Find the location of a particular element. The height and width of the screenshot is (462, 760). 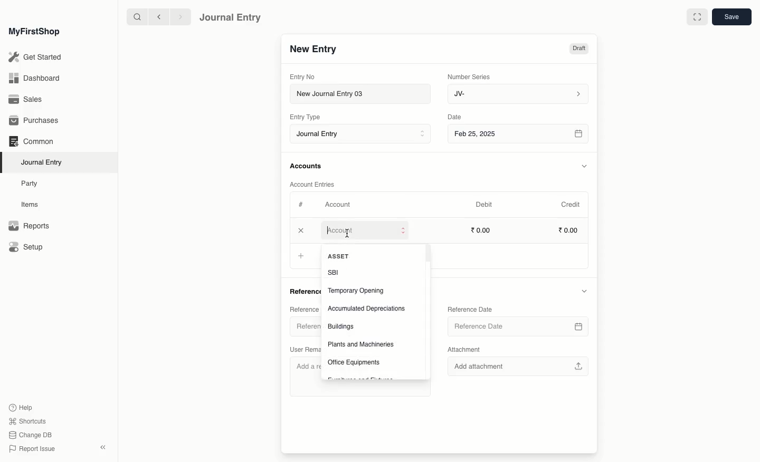

forward > is located at coordinates (178, 16).